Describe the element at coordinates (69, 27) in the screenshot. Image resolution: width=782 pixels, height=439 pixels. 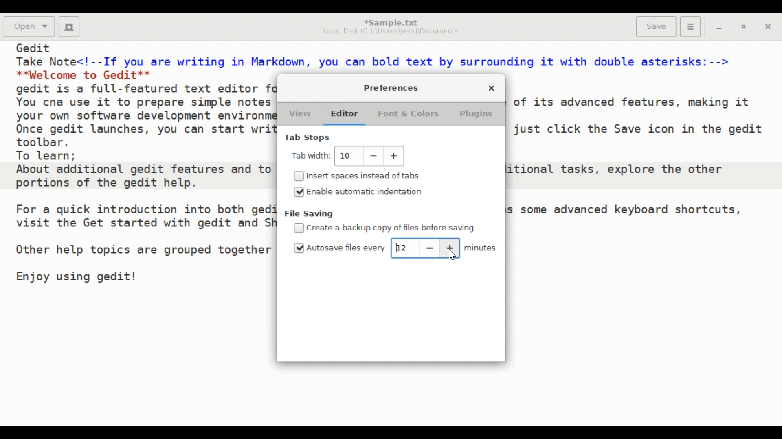
I see `Create a new document` at that location.